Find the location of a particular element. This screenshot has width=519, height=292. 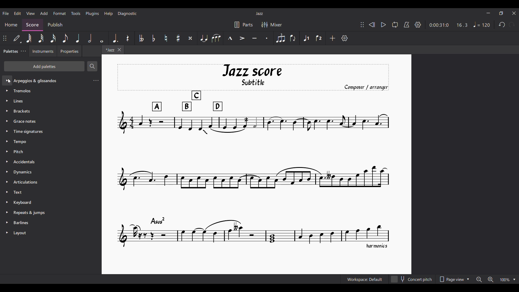

Time signature is located at coordinates (29, 132).